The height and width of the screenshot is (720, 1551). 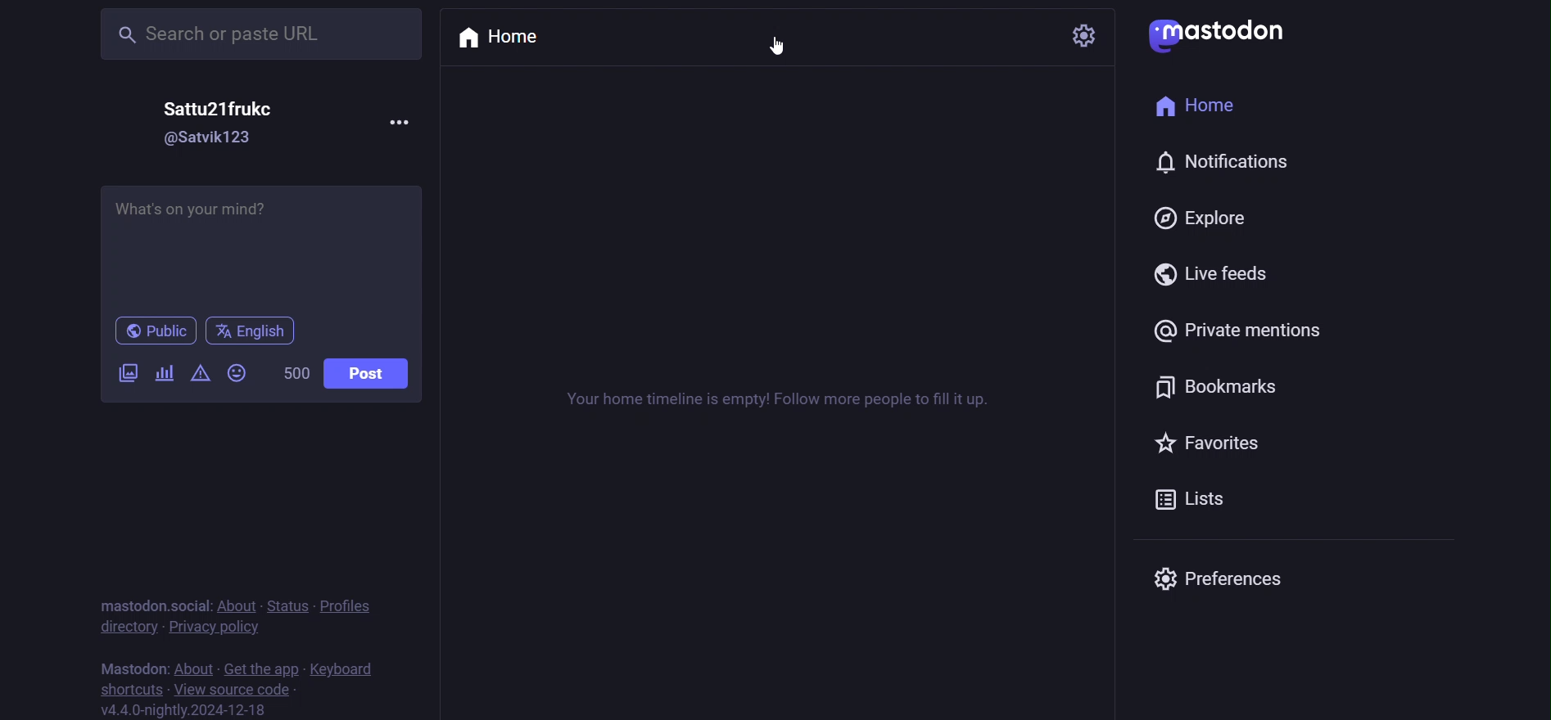 What do you see at coordinates (1235, 330) in the screenshot?
I see `private mention` at bounding box center [1235, 330].